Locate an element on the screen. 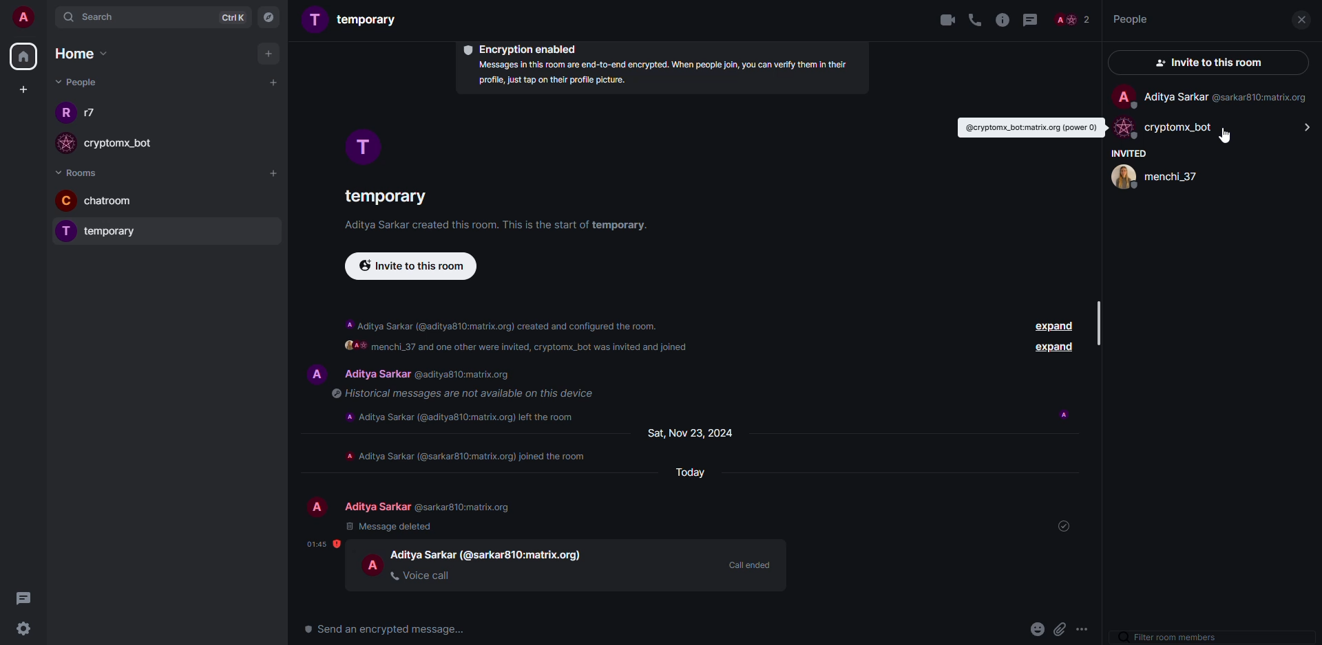 This screenshot has height=645, width=1322. people is located at coordinates (1158, 177).